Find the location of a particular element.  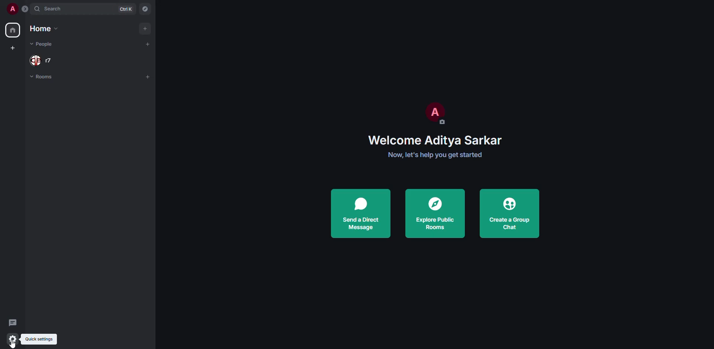

create a group chat is located at coordinates (512, 213).